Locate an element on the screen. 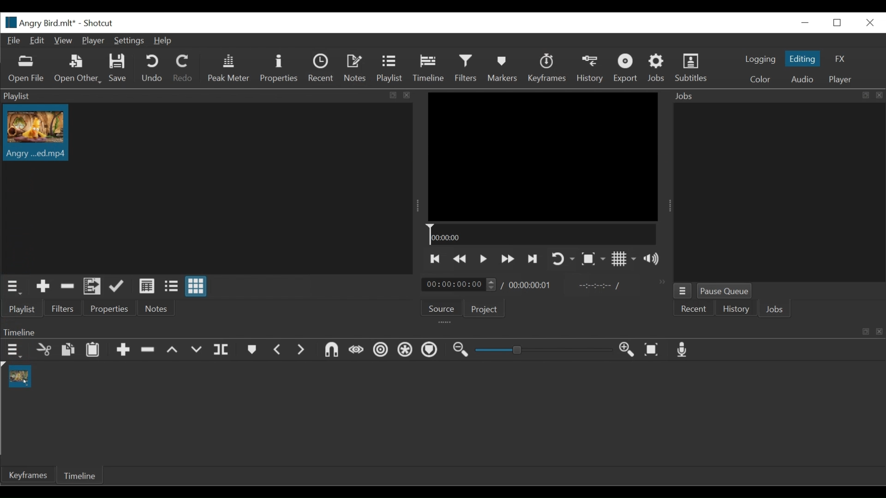 This screenshot has height=498, width=886. Export is located at coordinates (626, 69).